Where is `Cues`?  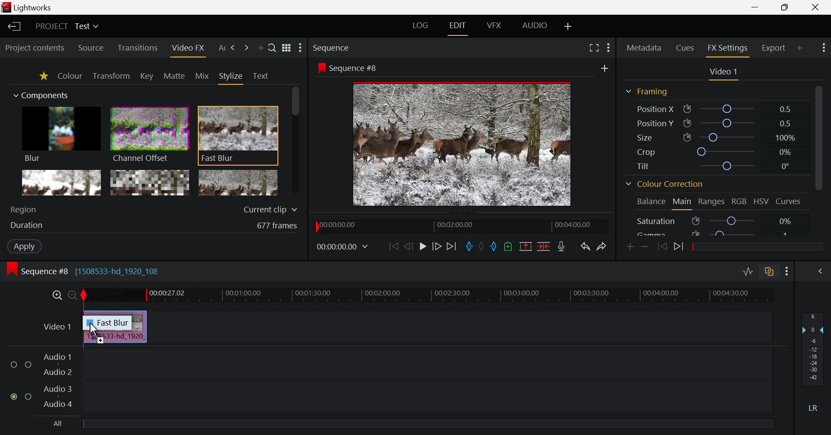
Cues is located at coordinates (684, 48).